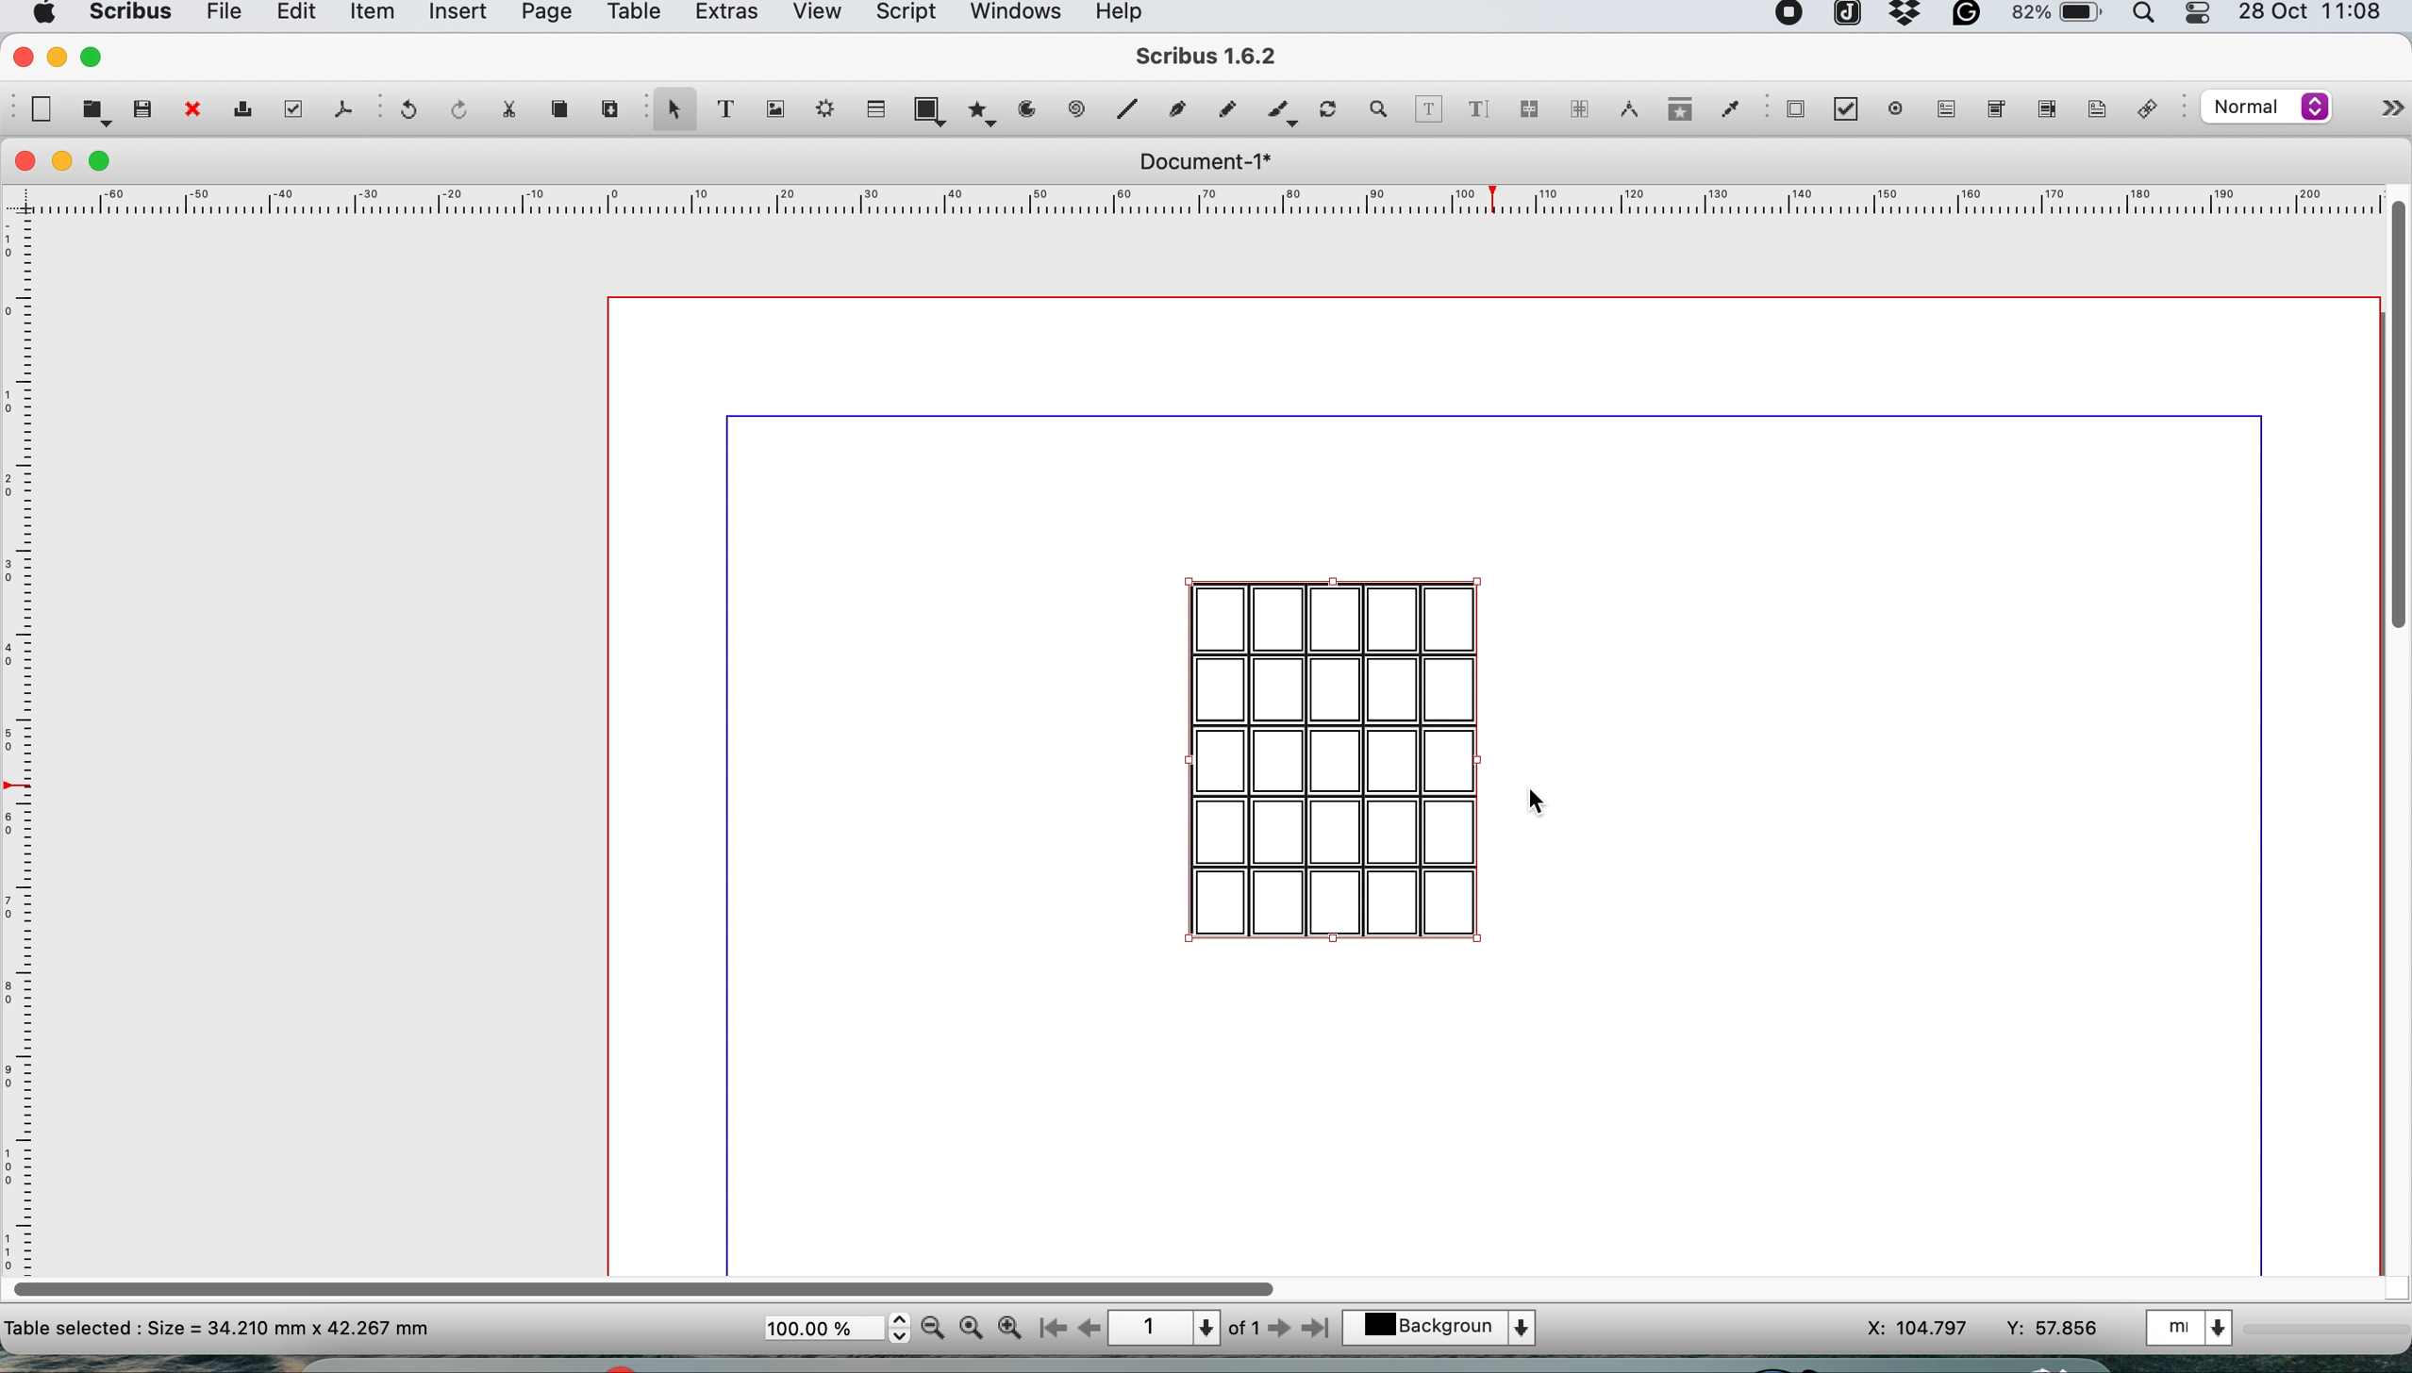  What do you see at coordinates (1088, 1330) in the screenshot?
I see `go to previous page` at bounding box center [1088, 1330].